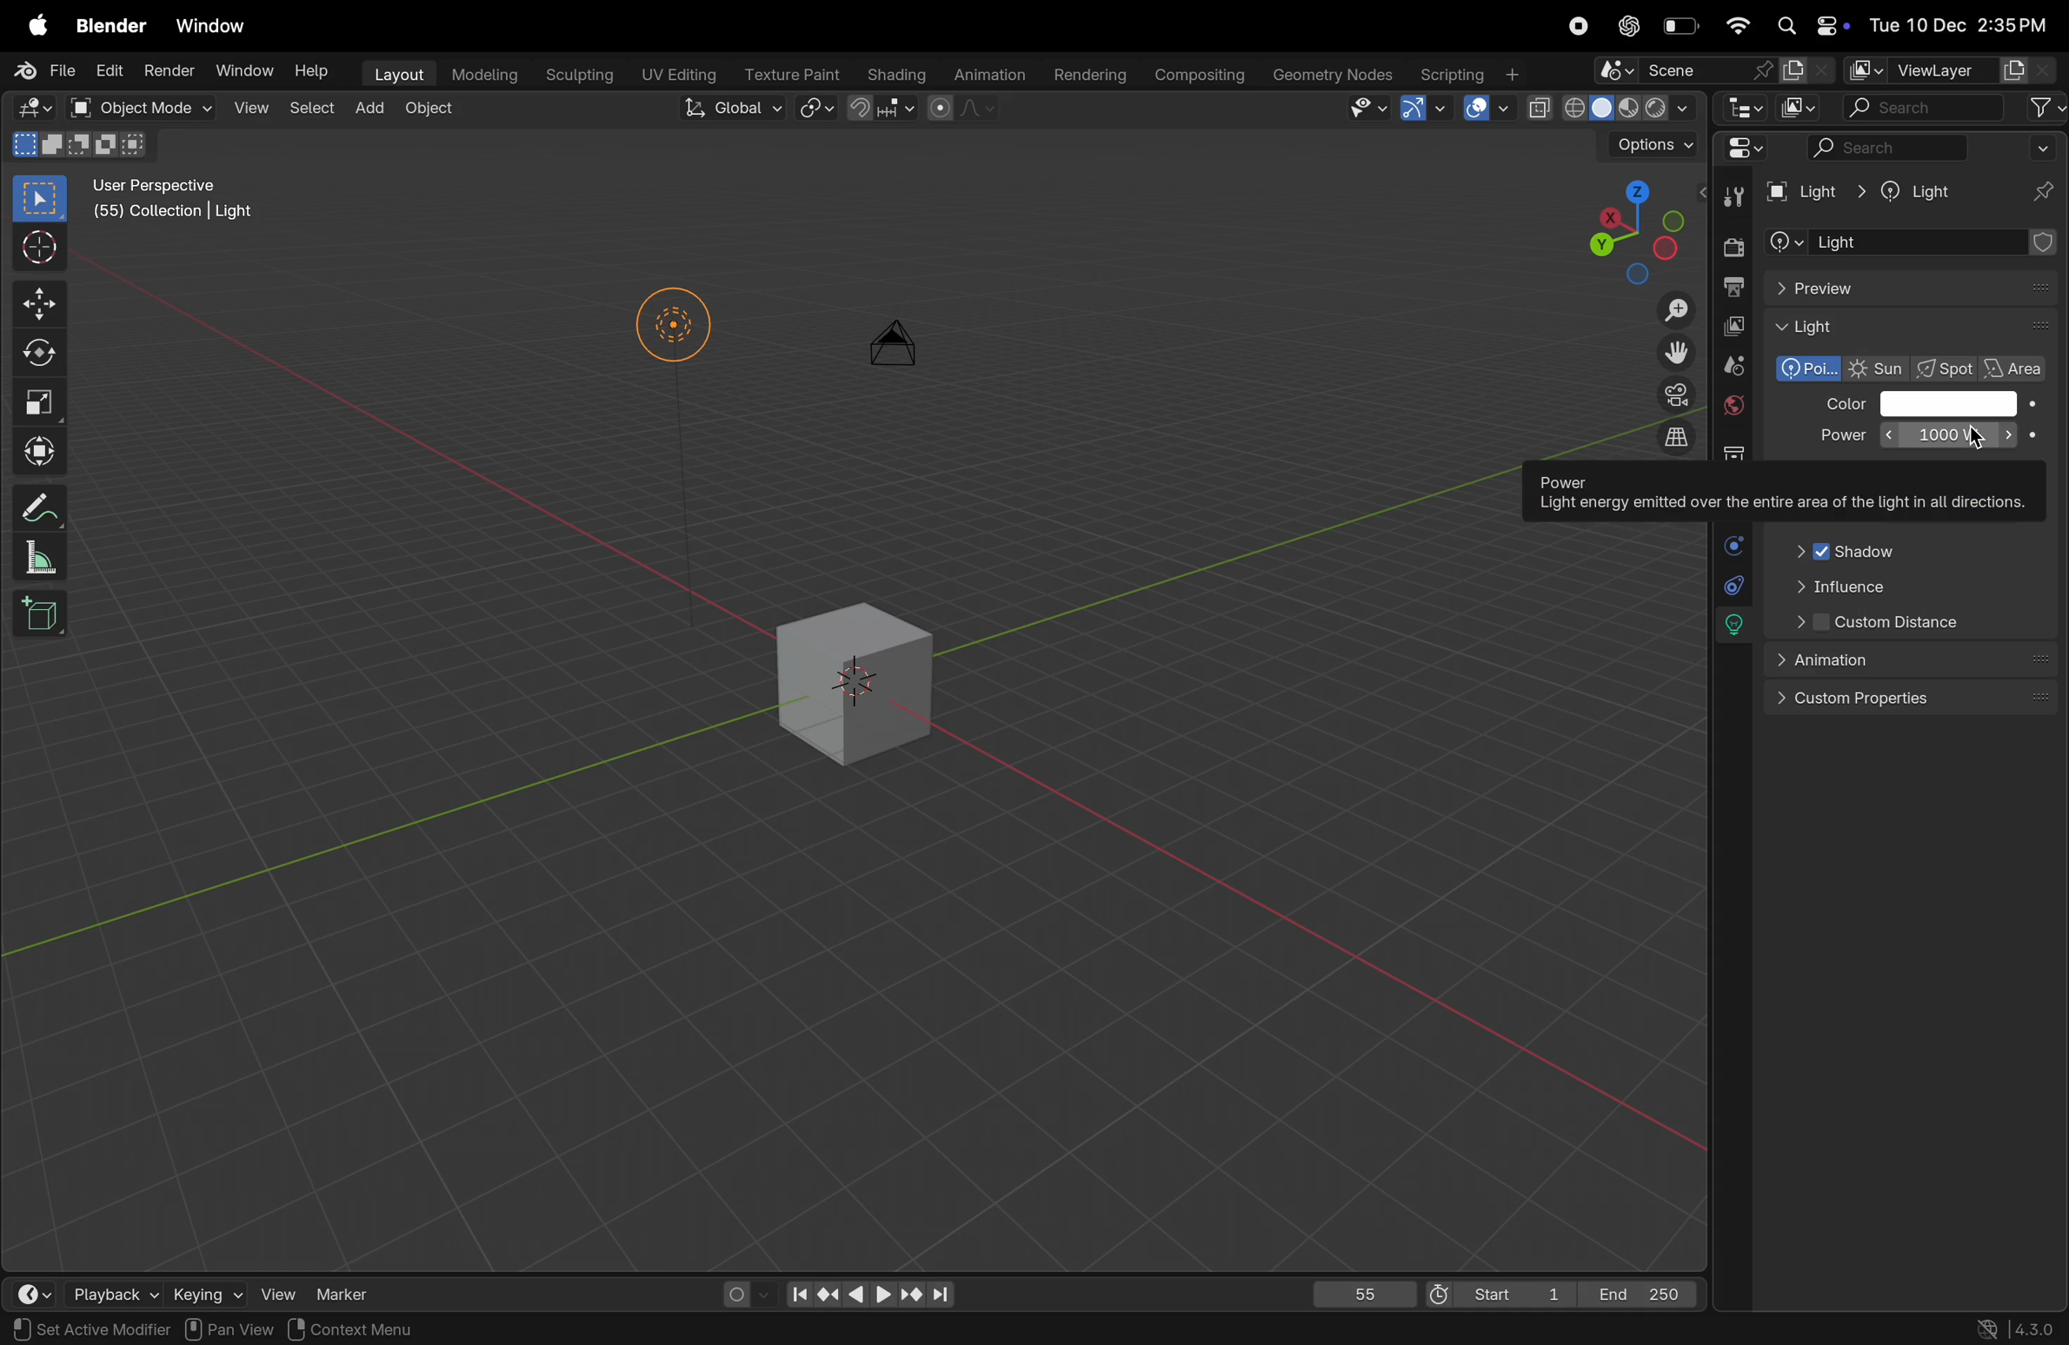 The image size is (2069, 1345). Describe the element at coordinates (866, 1290) in the screenshot. I see `playback contorls` at that location.